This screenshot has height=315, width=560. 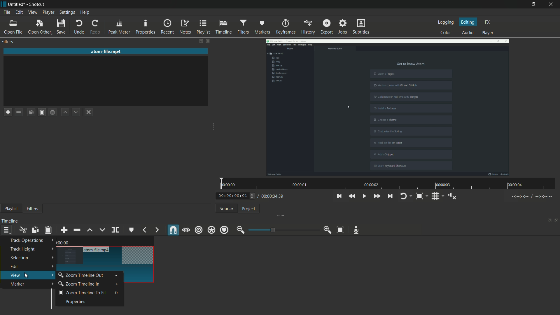 What do you see at coordinates (516, 4) in the screenshot?
I see `minimize` at bounding box center [516, 4].